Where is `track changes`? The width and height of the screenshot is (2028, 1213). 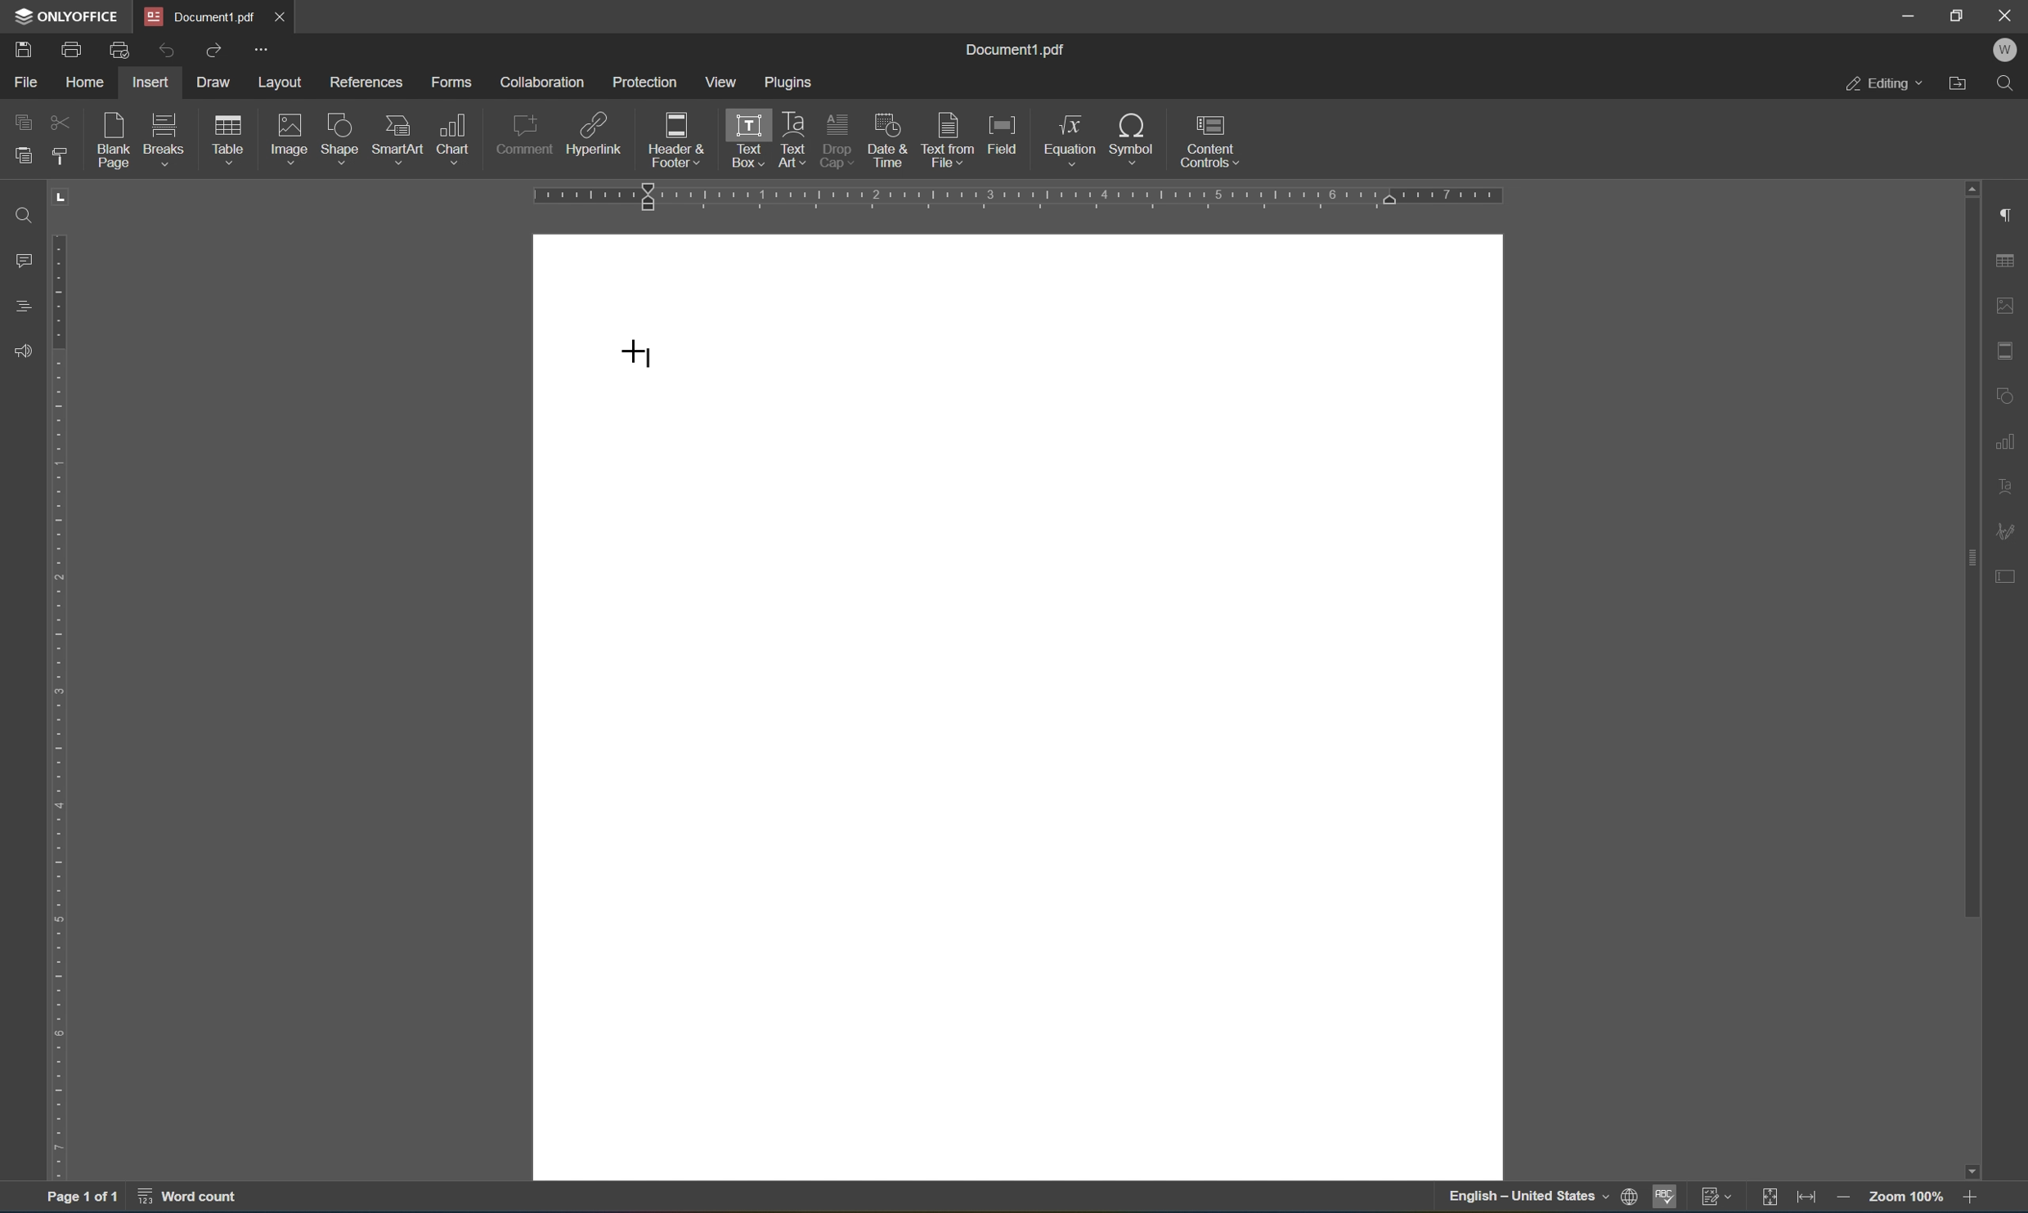 track changes is located at coordinates (1717, 1199).